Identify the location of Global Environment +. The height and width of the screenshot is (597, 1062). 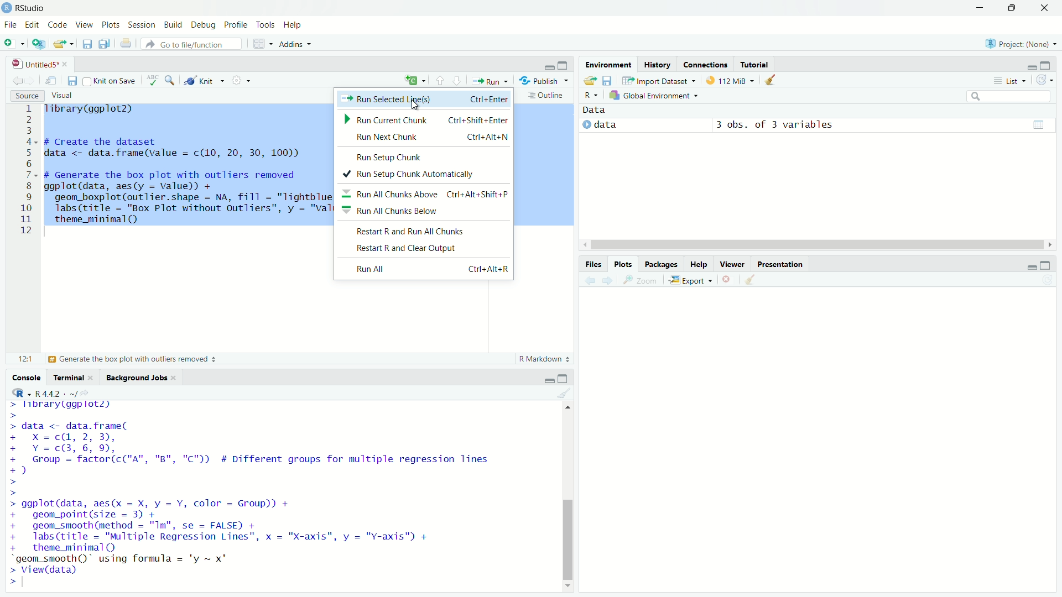
(656, 94).